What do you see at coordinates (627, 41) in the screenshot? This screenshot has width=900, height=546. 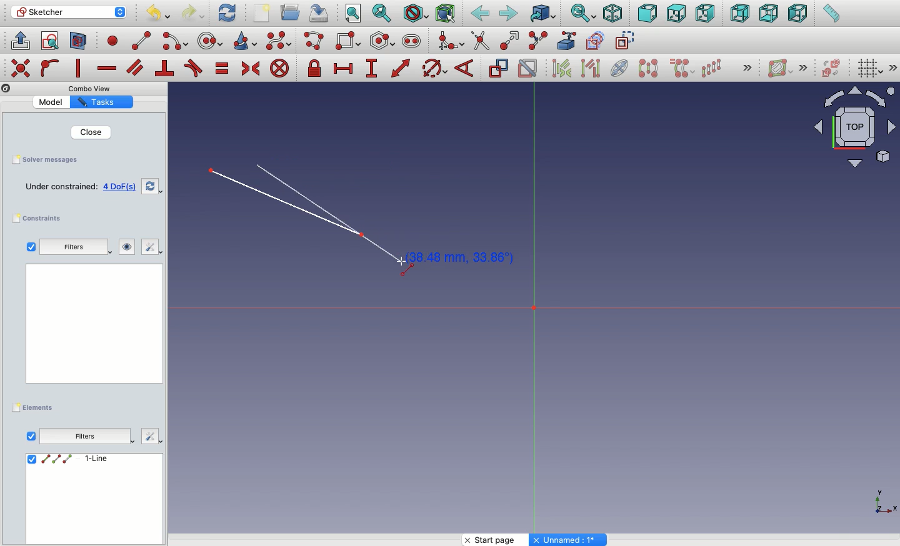 I see `construction geometry` at bounding box center [627, 41].